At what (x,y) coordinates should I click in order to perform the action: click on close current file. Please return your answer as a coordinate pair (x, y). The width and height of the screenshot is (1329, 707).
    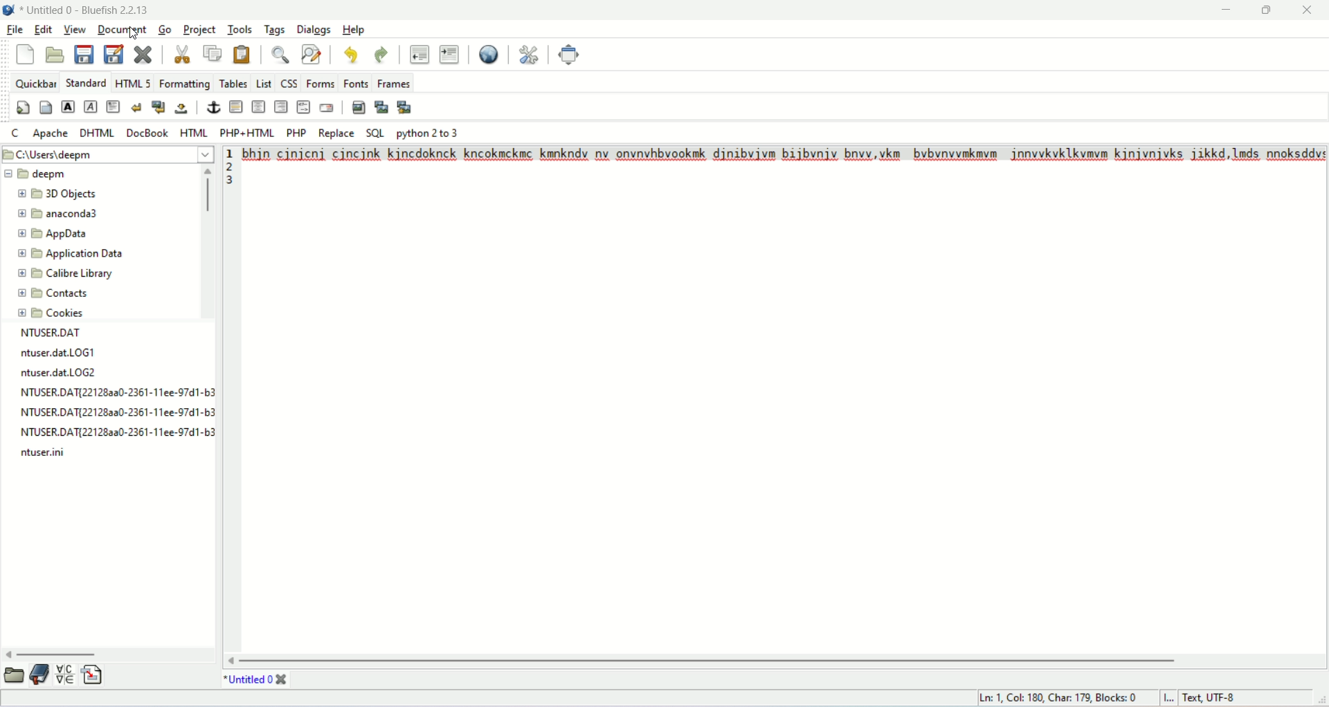
    Looking at the image, I should click on (146, 55).